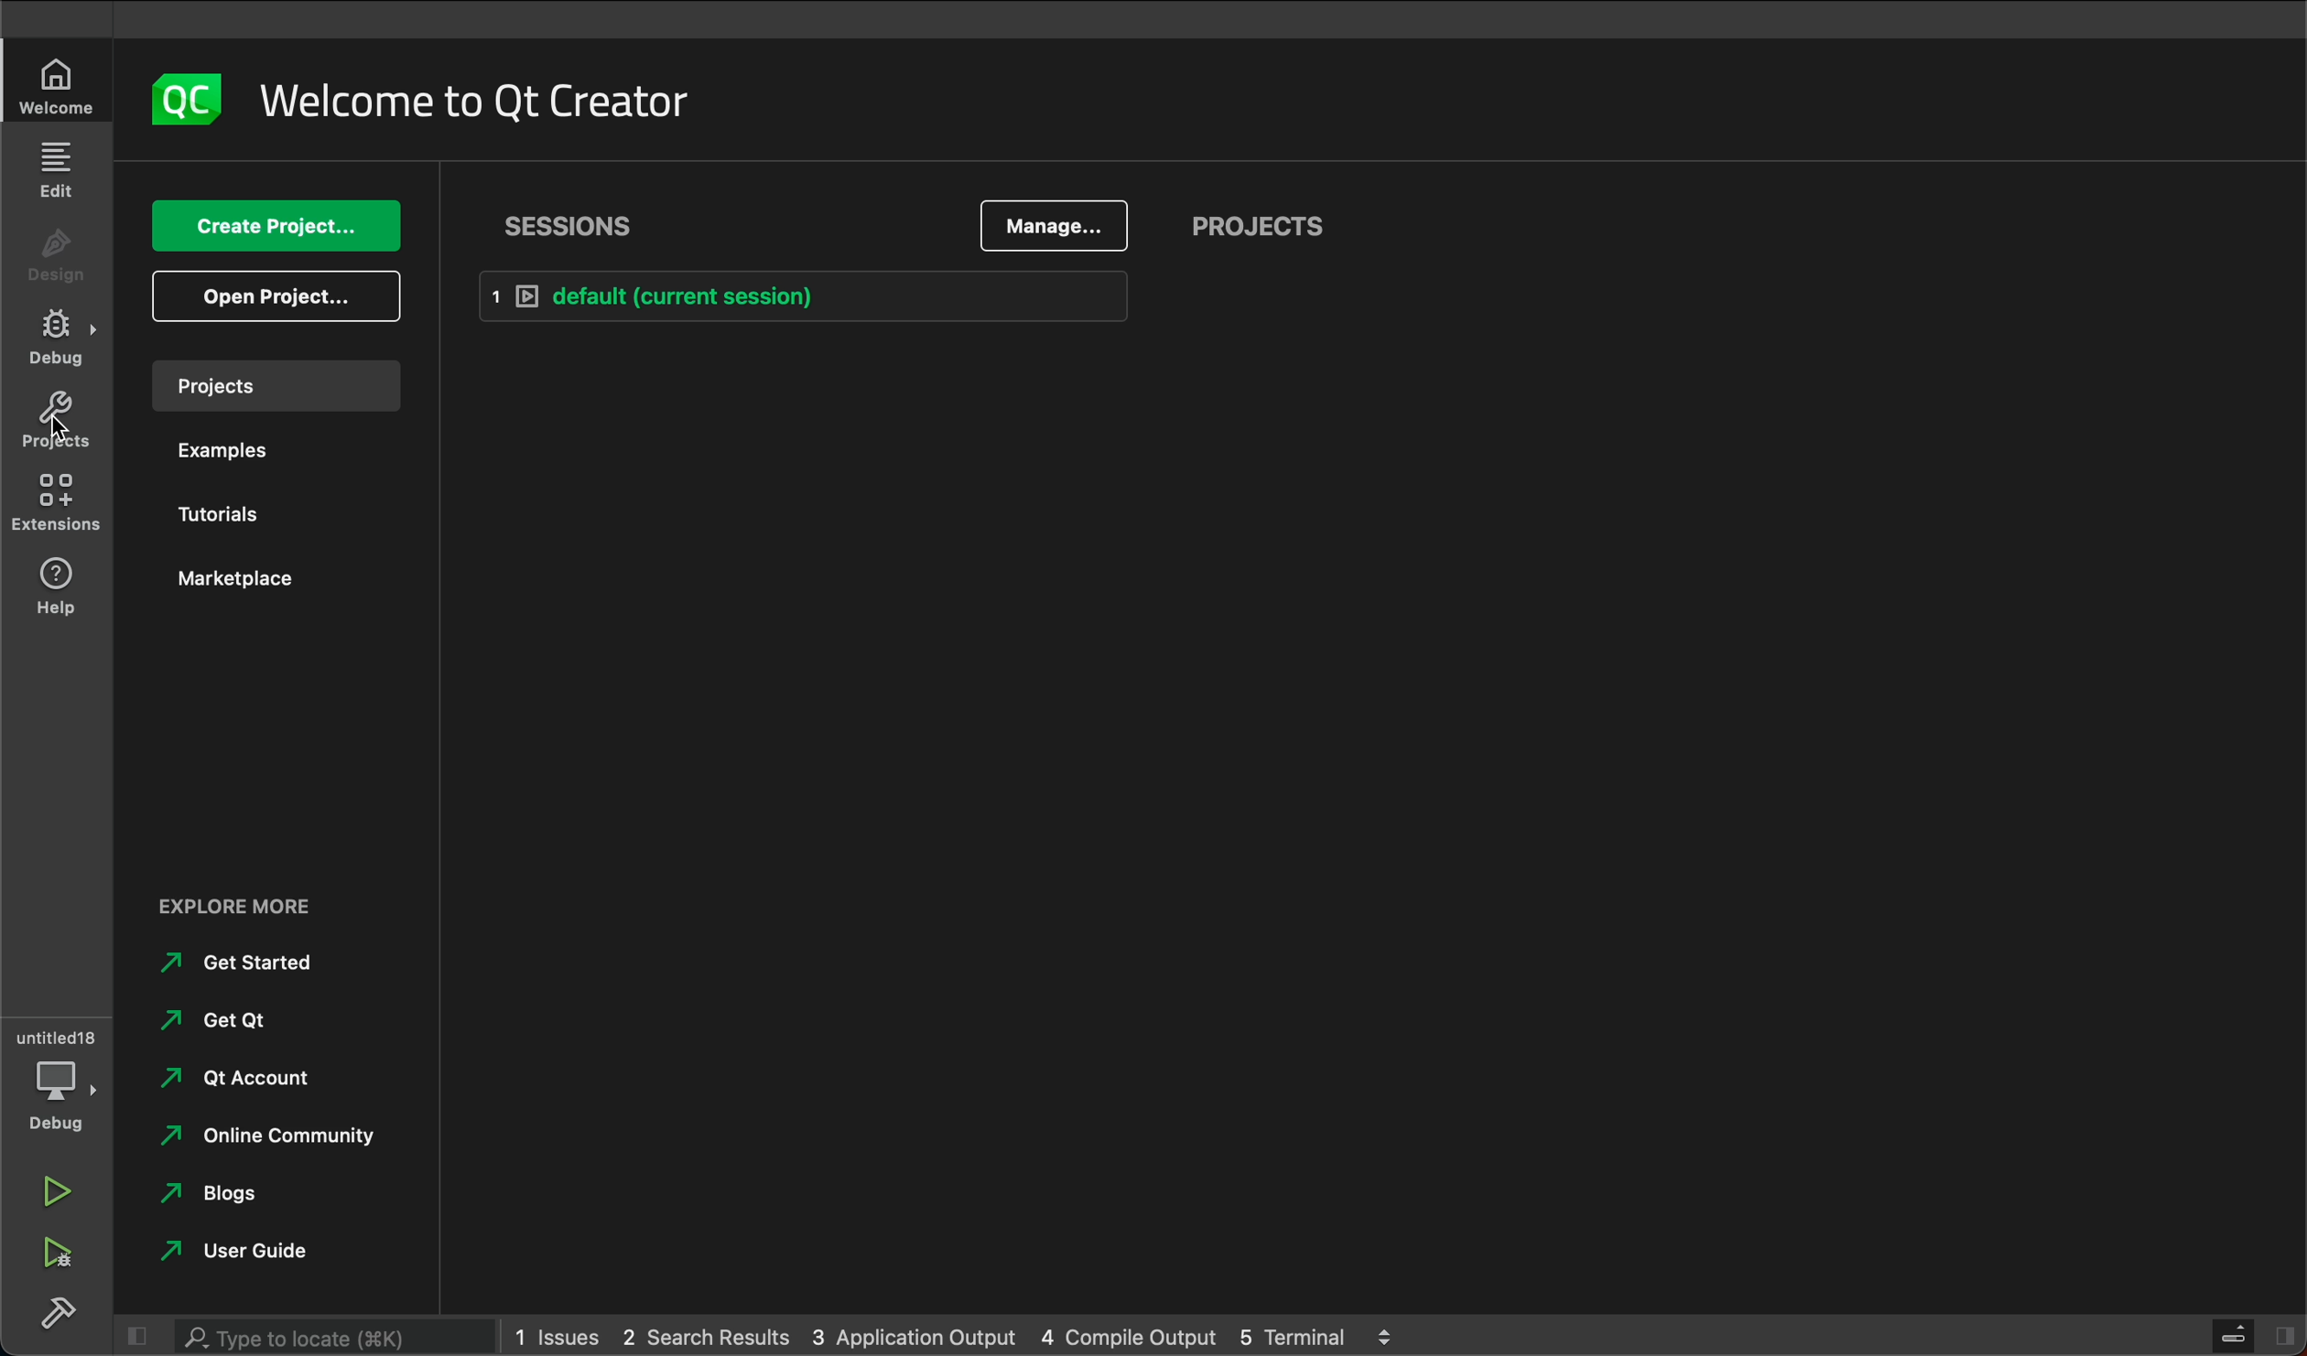  Describe the element at coordinates (54, 1255) in the screenshot. I see `run debug` at that location.